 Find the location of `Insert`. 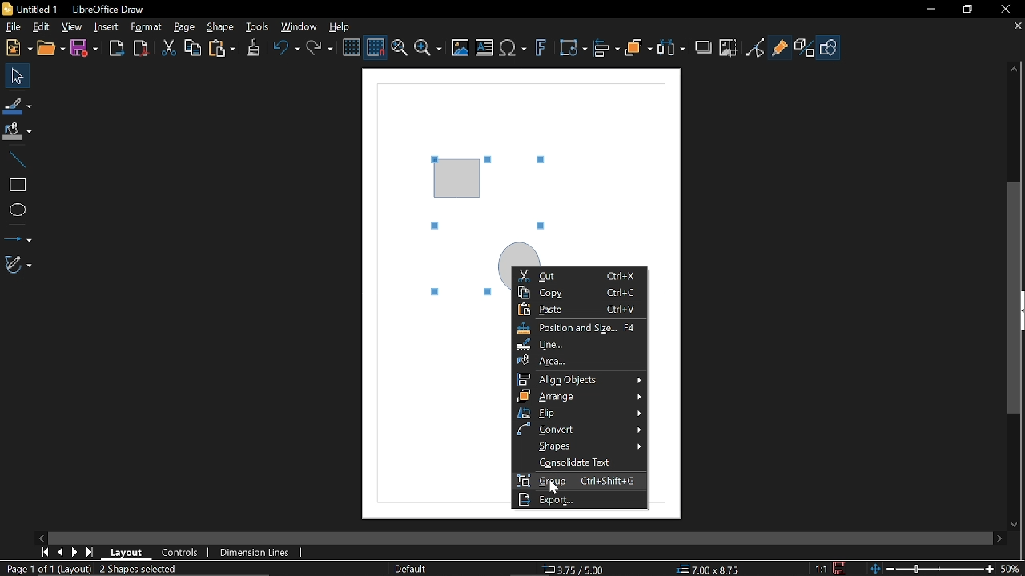

Insert is located at coordinates (106, 28).